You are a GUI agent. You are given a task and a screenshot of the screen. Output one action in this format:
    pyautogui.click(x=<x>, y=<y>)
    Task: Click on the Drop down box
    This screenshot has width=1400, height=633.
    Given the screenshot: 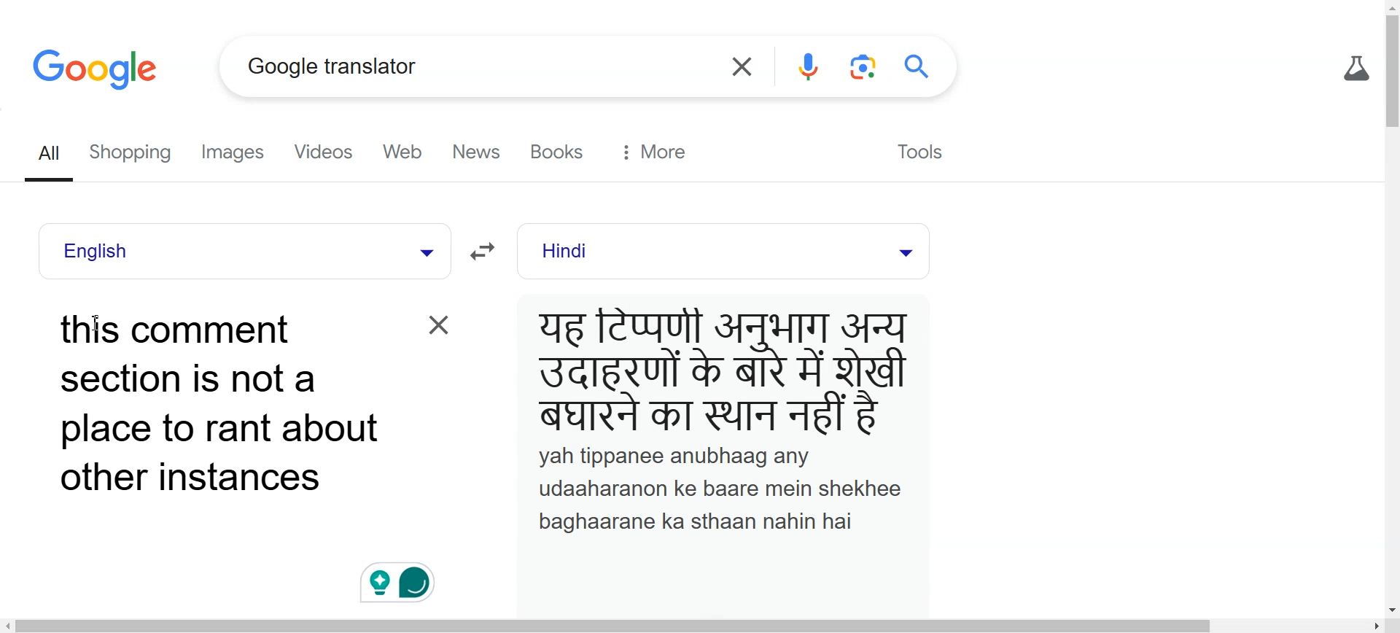 What is the action you would take?
    pyautogui.click(x=903, y=251)
    